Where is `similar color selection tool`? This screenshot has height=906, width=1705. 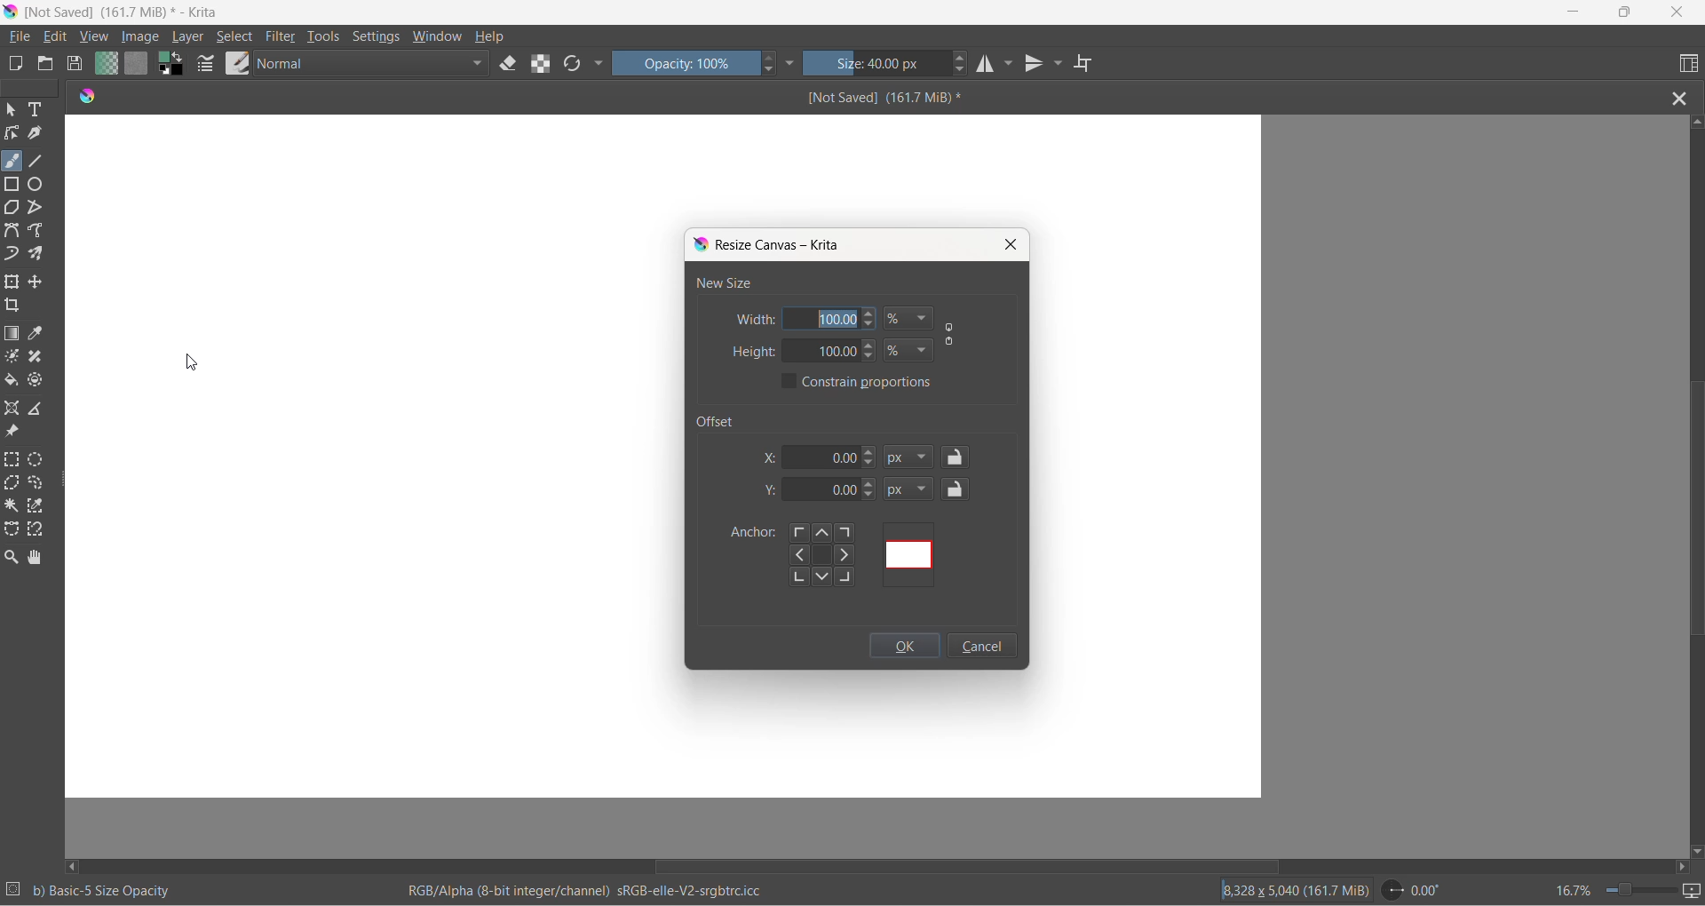
similar color selection tool is located at coordinates (38, 509).